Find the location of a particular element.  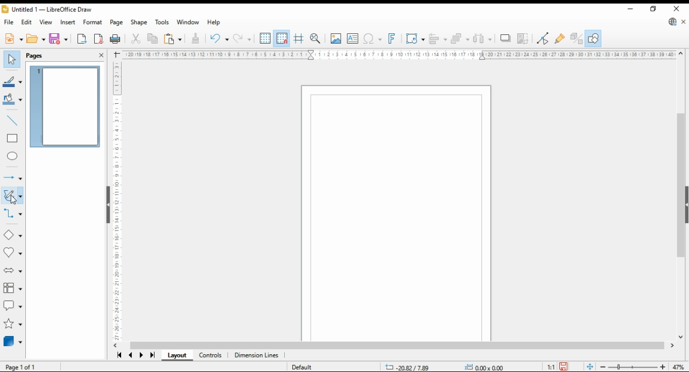

-20.82/7.89 is located at coordinates (408, 368).